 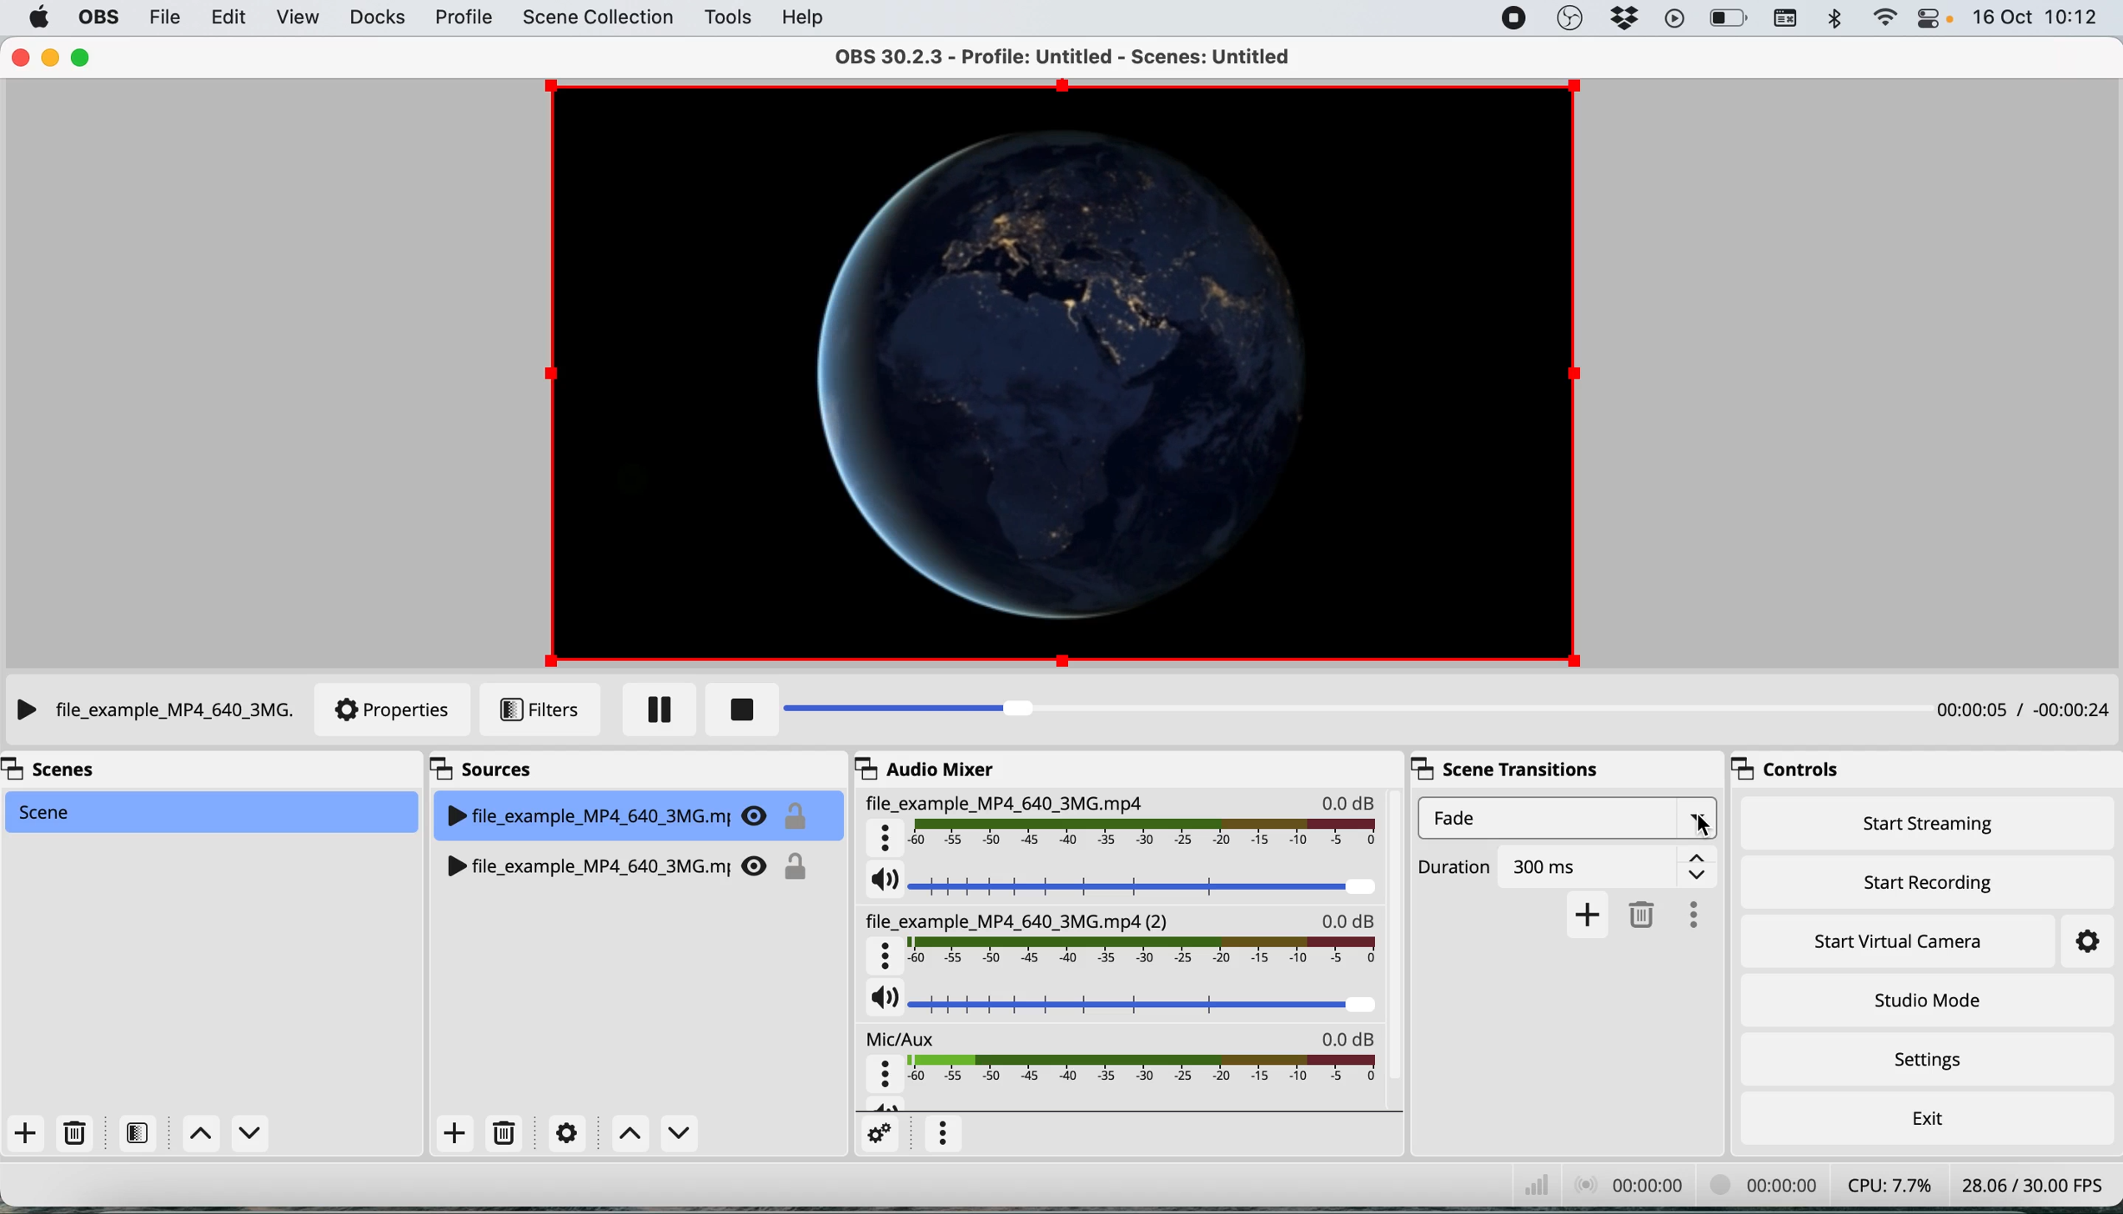 What do you see at coordinates (596, 18) in the screenshot?
I see `scene collection` at bounding box center [596, 18].